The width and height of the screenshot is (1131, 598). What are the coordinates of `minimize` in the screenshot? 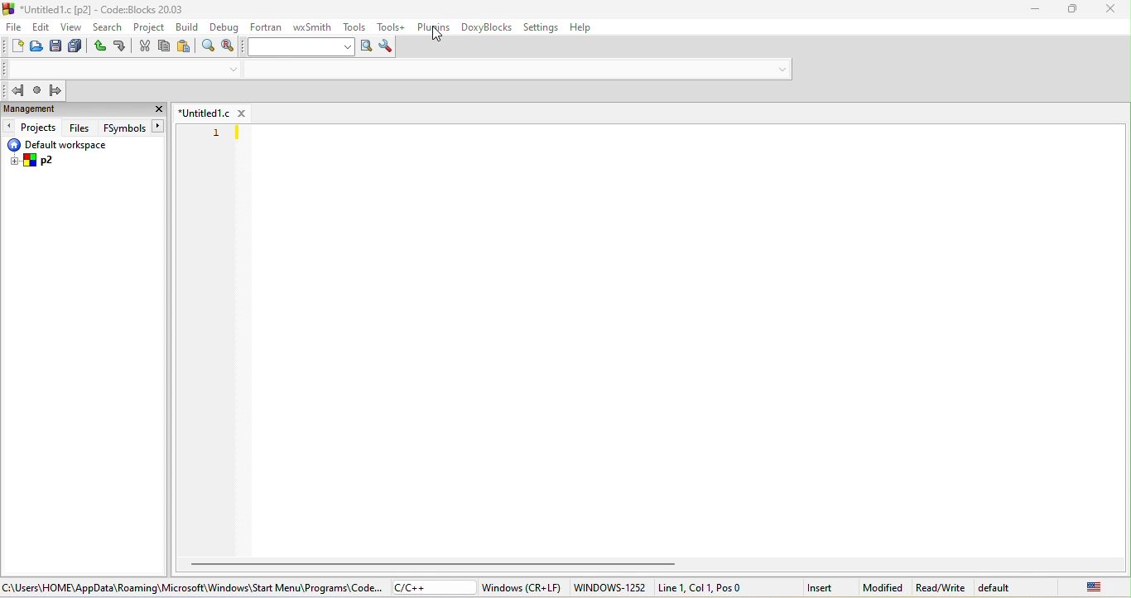 It's located at (1035, 12).